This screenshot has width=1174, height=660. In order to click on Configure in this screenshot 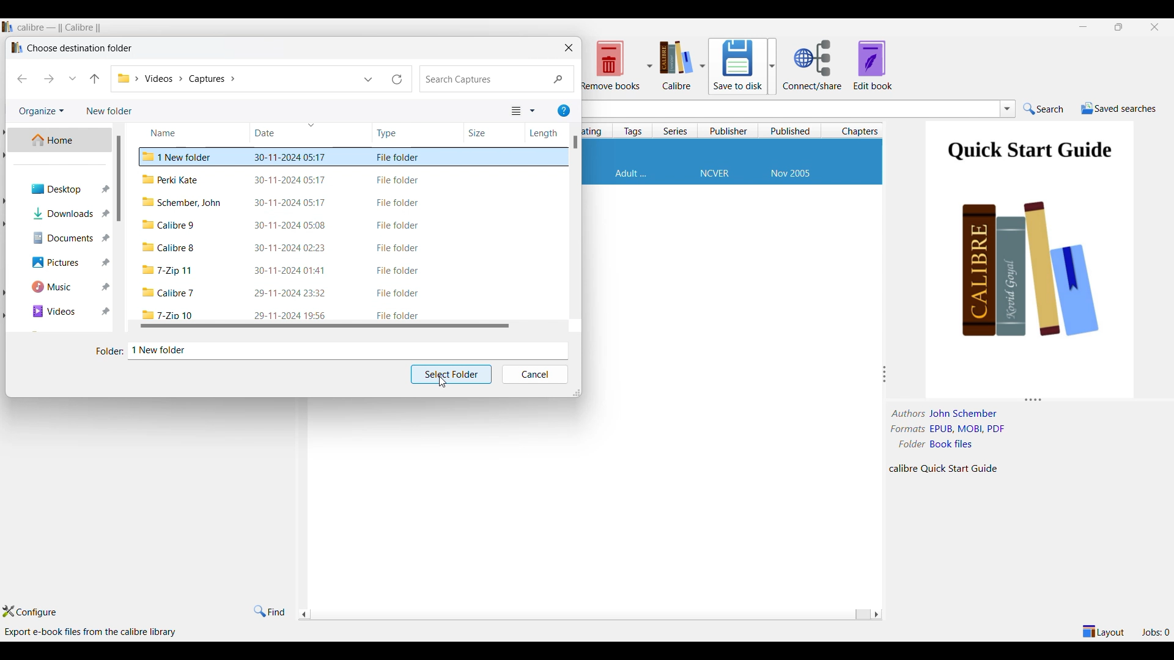, I will do `click(29, 611)`.